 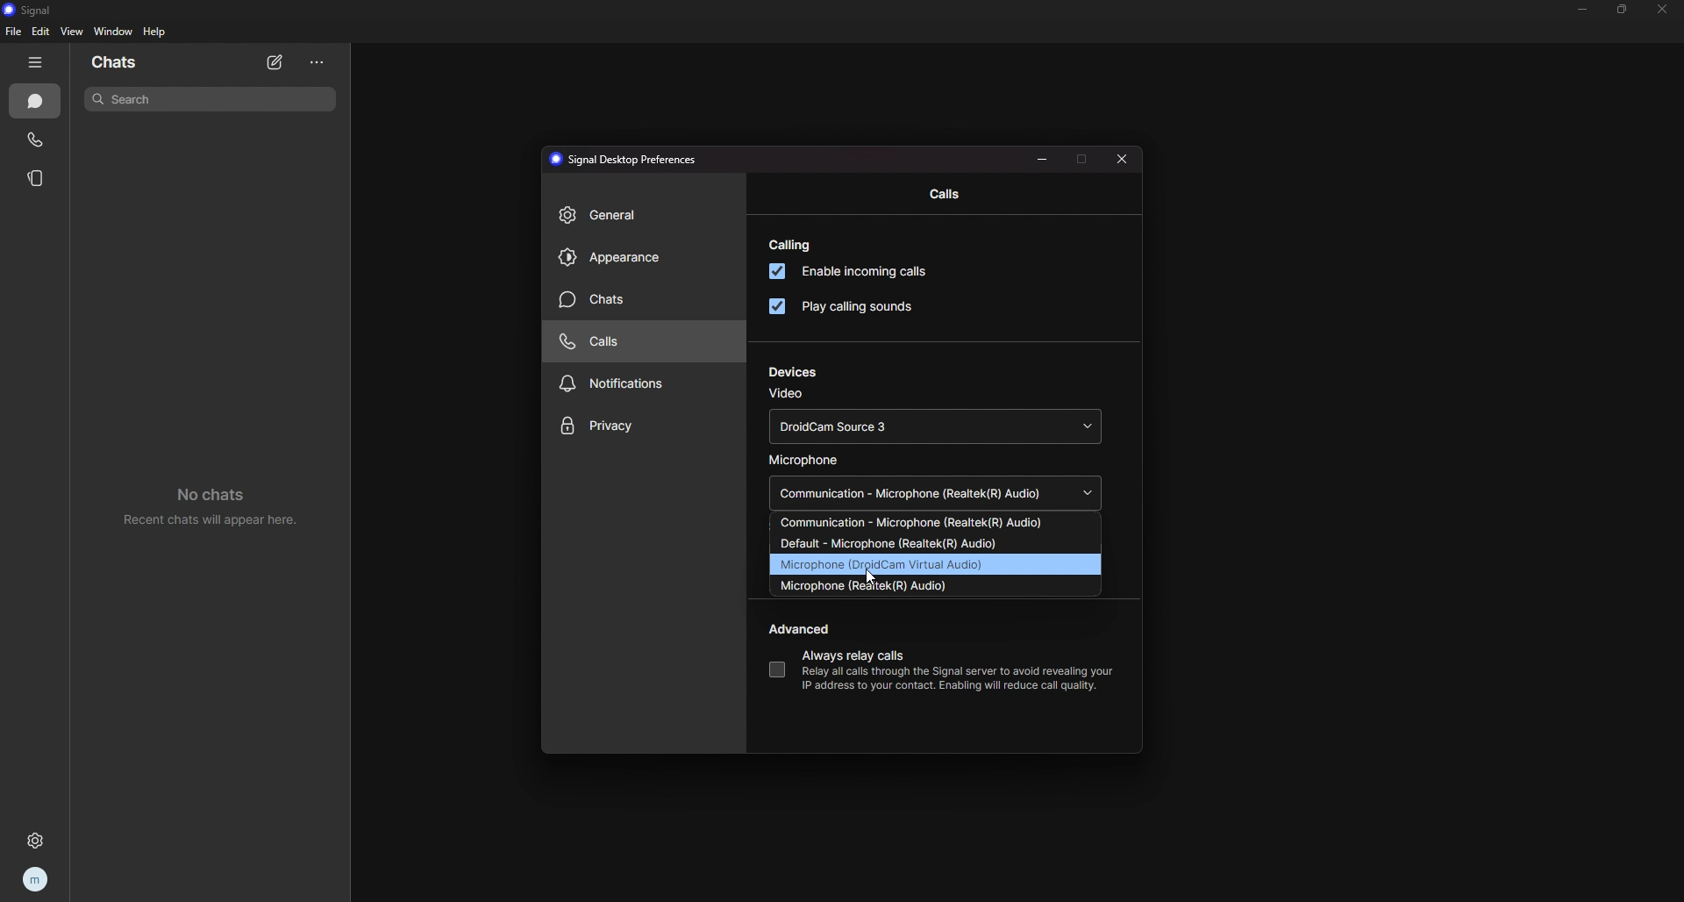 I want to click on microphone source, so click(x=938, y=494).